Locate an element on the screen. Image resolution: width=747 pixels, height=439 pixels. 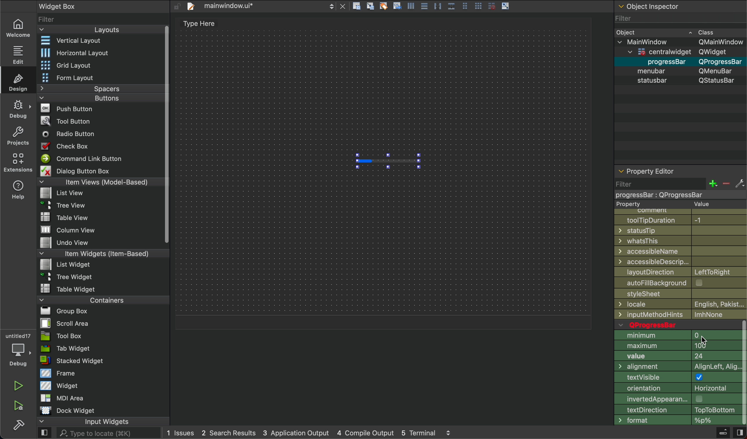
Input Widget is located at coordinates (83, 422).